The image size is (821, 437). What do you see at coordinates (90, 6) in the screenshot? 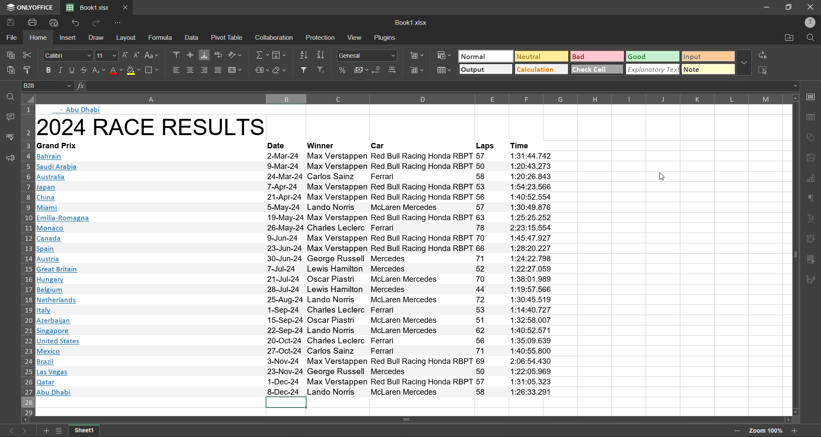
I see `file name: Book1.xlsx` at bounding box center [90, 6].